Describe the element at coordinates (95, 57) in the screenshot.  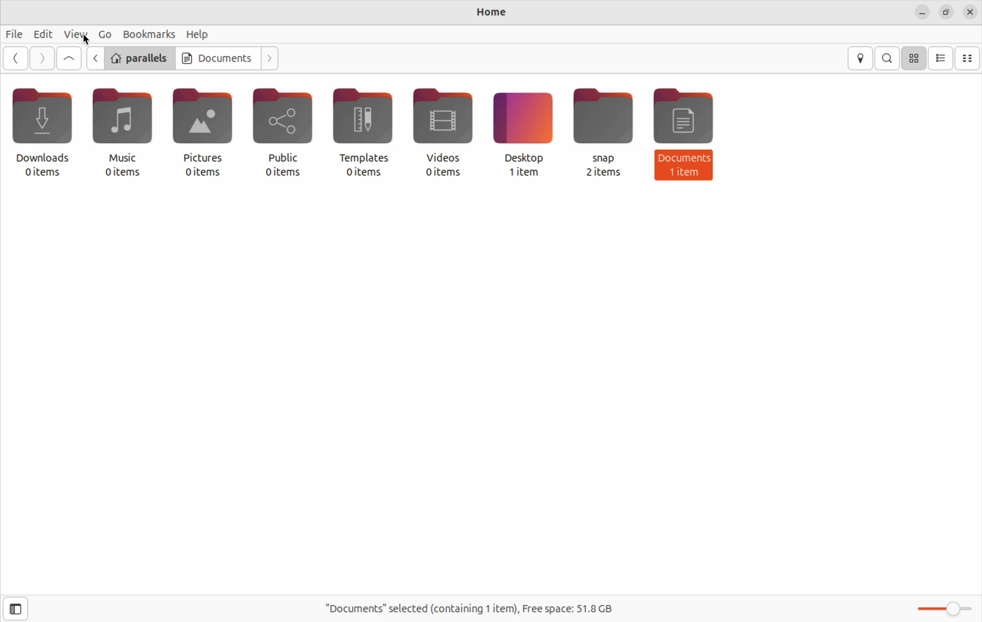
I see `go back` at that location.